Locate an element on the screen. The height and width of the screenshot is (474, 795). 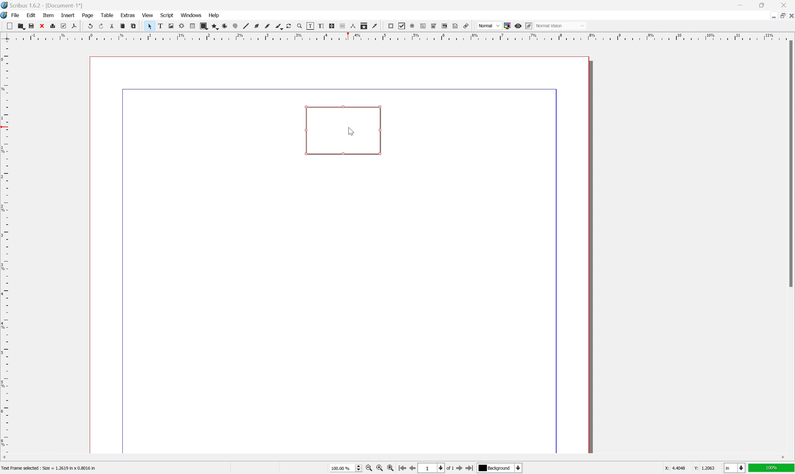
extras is located at coordinates (128, 15).